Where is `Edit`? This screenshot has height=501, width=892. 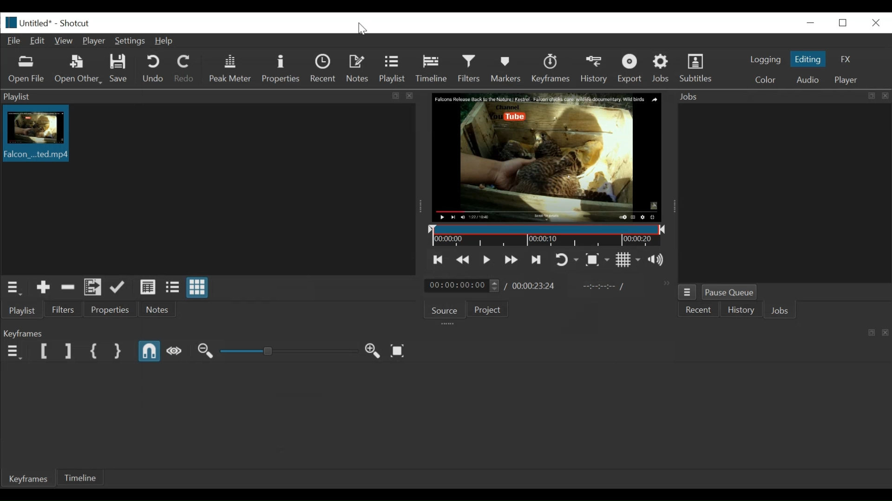
Edit is located at coordinates (39, 41).